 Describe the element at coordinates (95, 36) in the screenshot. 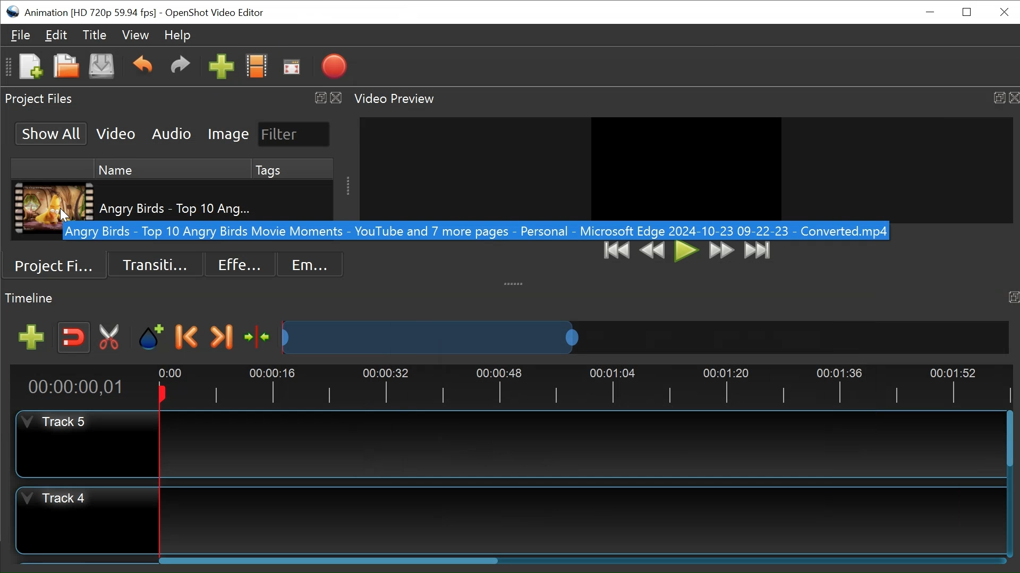

I see `Title` at that location.